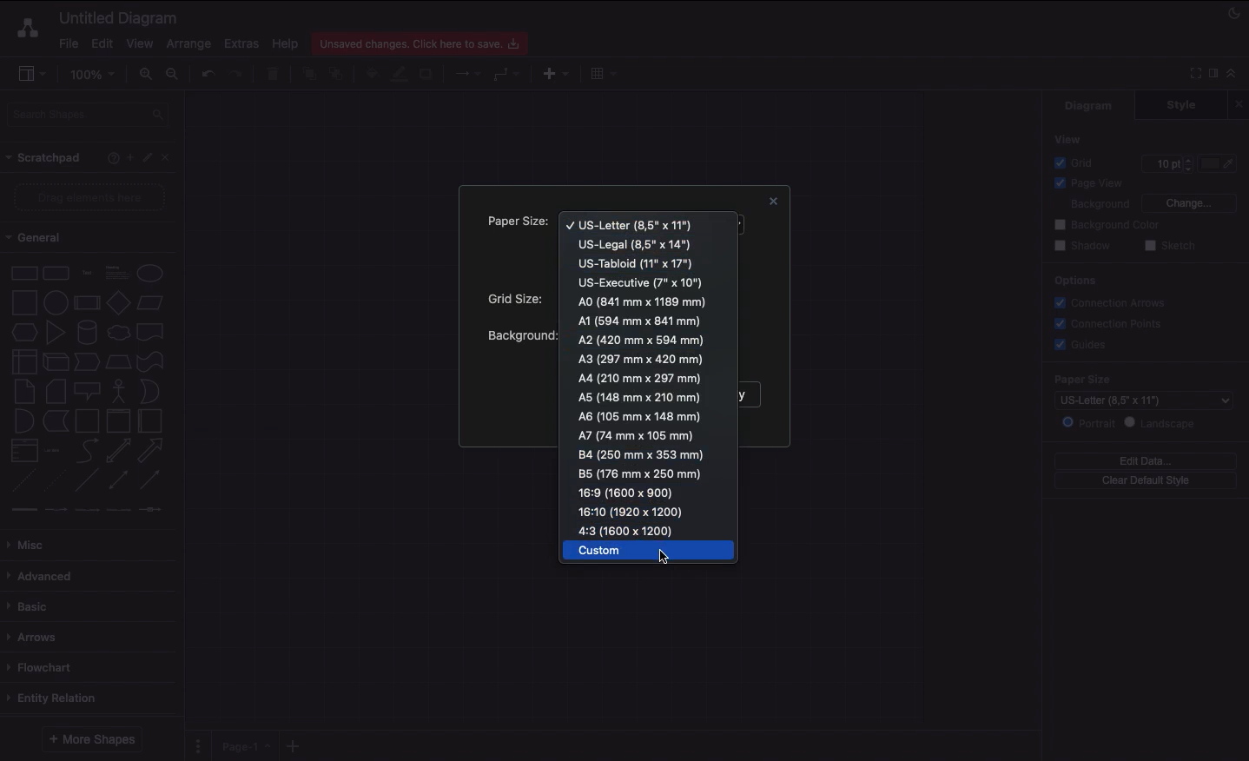 The width and height of the screenshot is (1249, 761). Describe the element at coordinates (23, 392) in the screenshot. I see `Note` at that location.